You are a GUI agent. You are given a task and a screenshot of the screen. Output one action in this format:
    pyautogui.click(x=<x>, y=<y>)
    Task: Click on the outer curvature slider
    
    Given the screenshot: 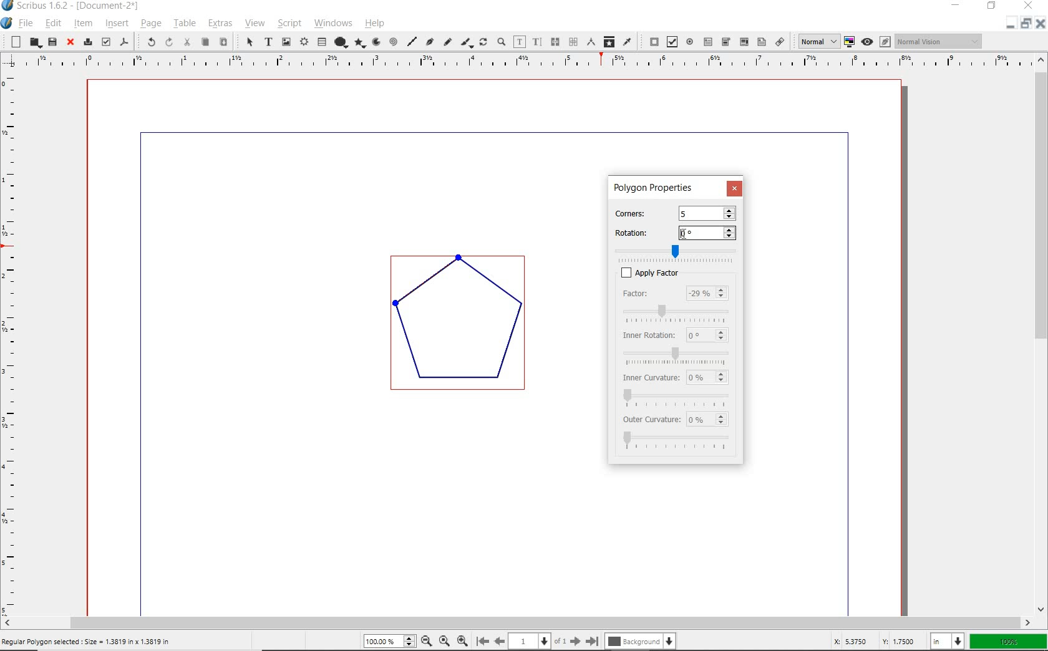 What is the action you would take?
    pyautogui.click(x=678, y=441)
    